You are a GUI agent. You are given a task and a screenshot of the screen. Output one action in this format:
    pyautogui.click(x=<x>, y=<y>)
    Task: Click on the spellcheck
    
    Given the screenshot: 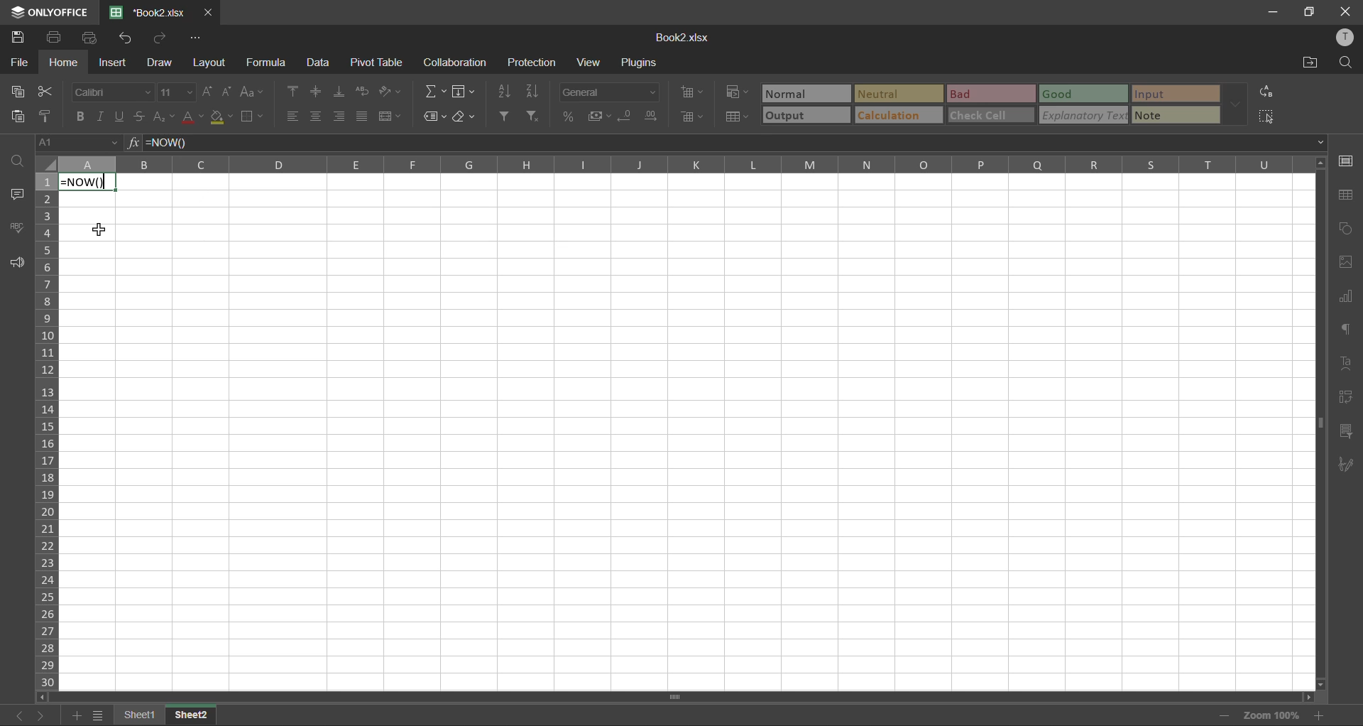 What is the action you would take?
    pyautogui.click(x=18, y=227)
    